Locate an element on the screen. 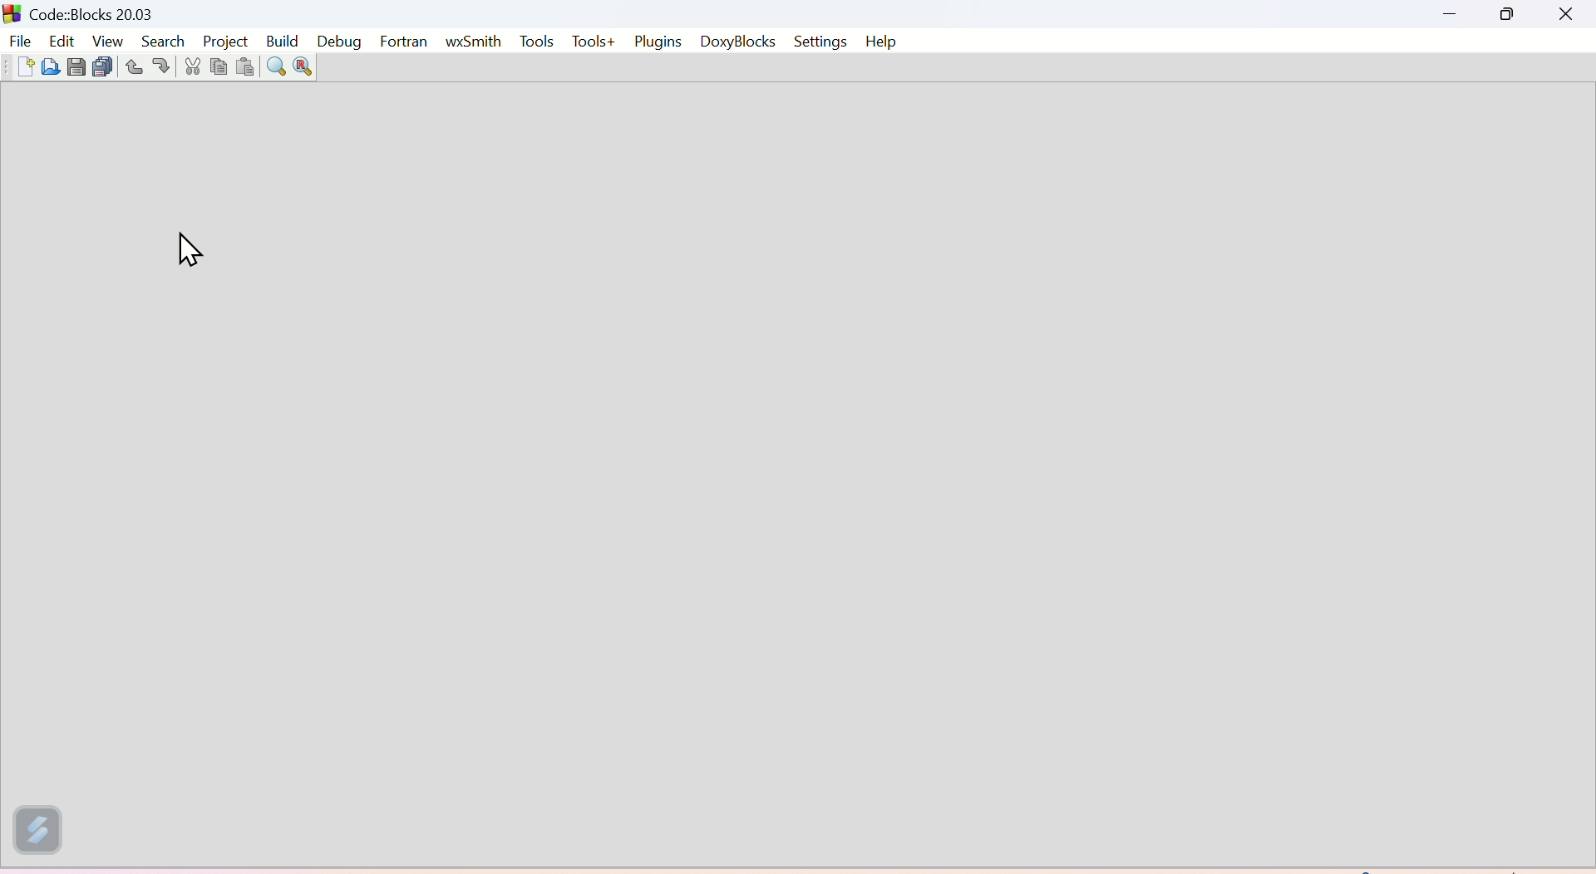 The height and width of the screenshot is (874, 1596). Plugins is located at coordinates (658, 42).